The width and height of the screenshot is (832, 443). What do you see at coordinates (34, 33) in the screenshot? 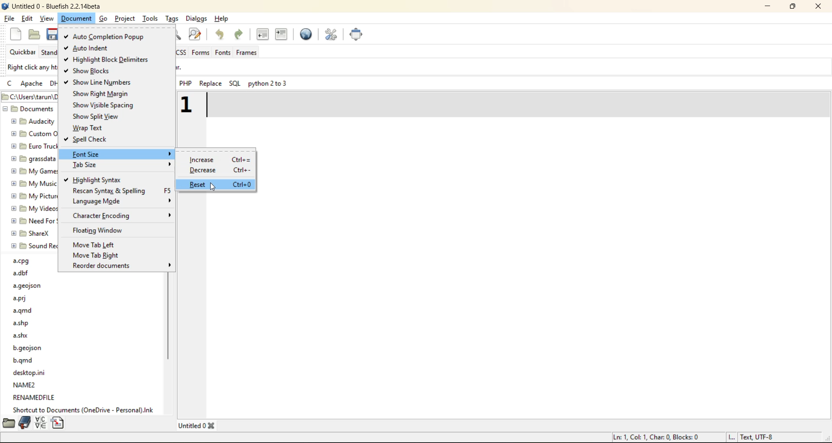
I see `open` at bounding box center [34, 33].